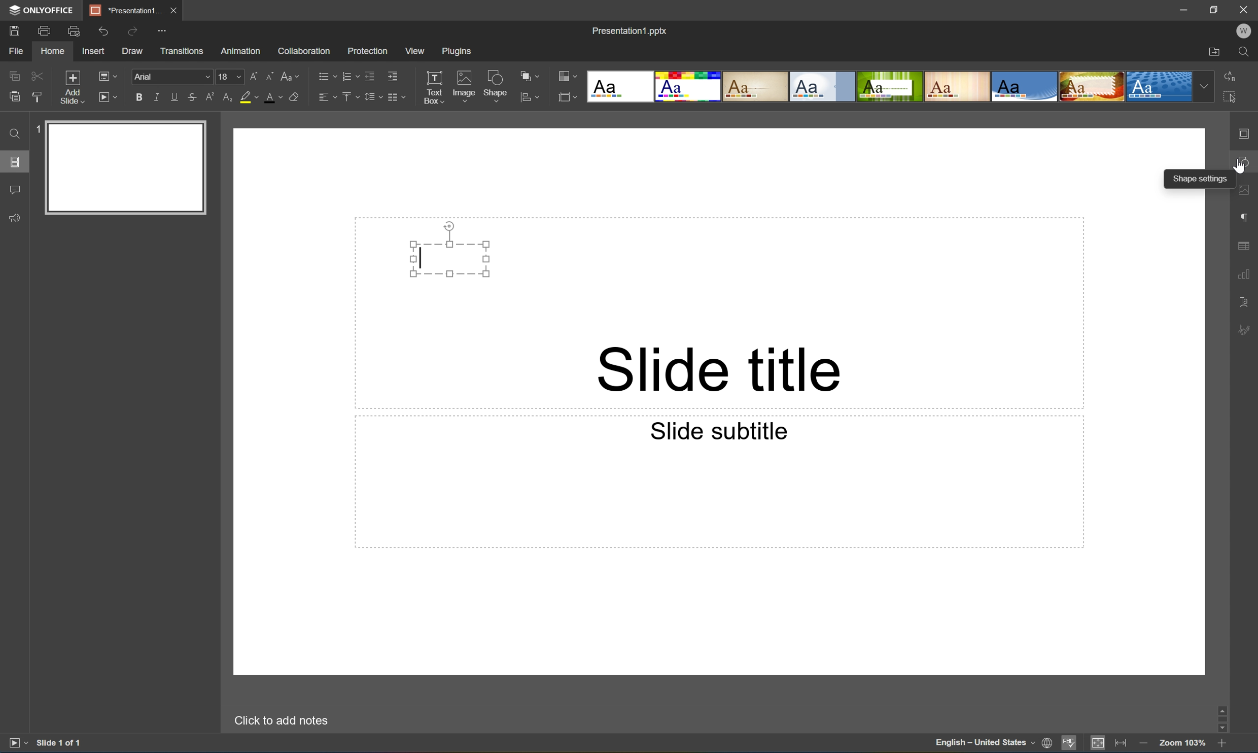 The height and width of the screenshot is (753, 1258). I want to click on Underline, so click(174, 95).